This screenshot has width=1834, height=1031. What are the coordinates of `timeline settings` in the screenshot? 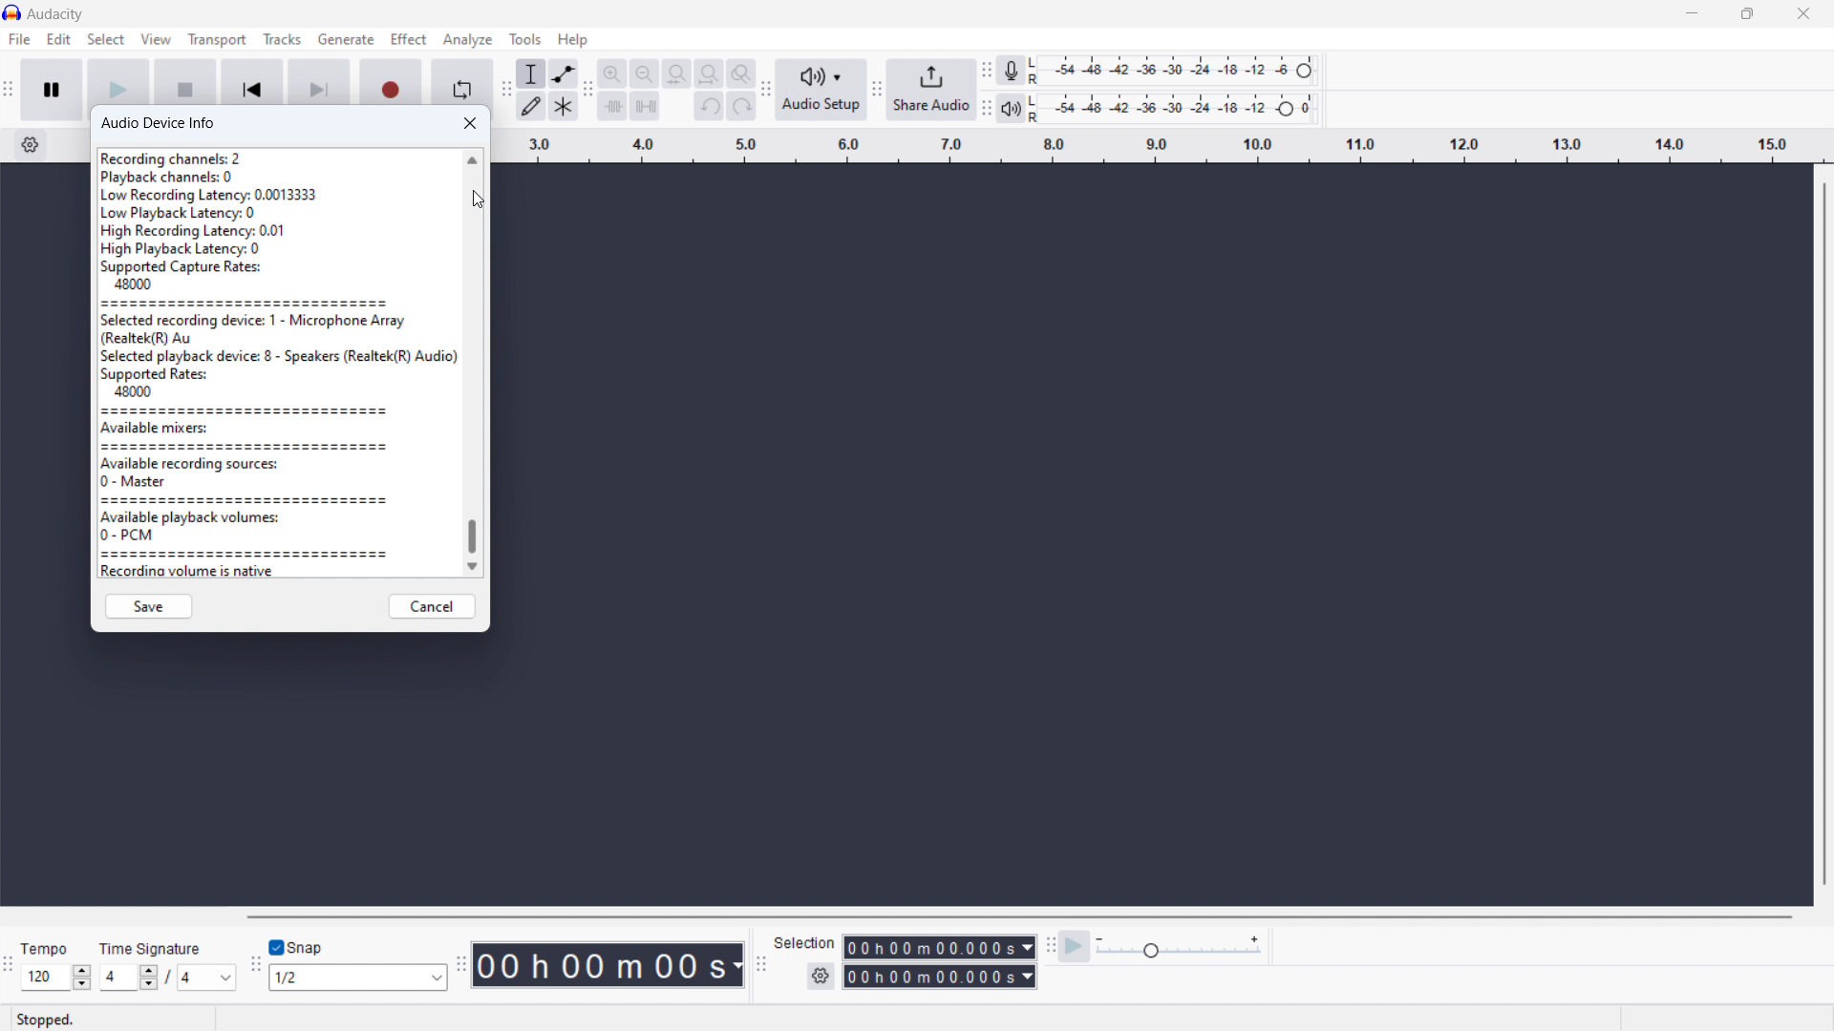 It's located at (31, 146).